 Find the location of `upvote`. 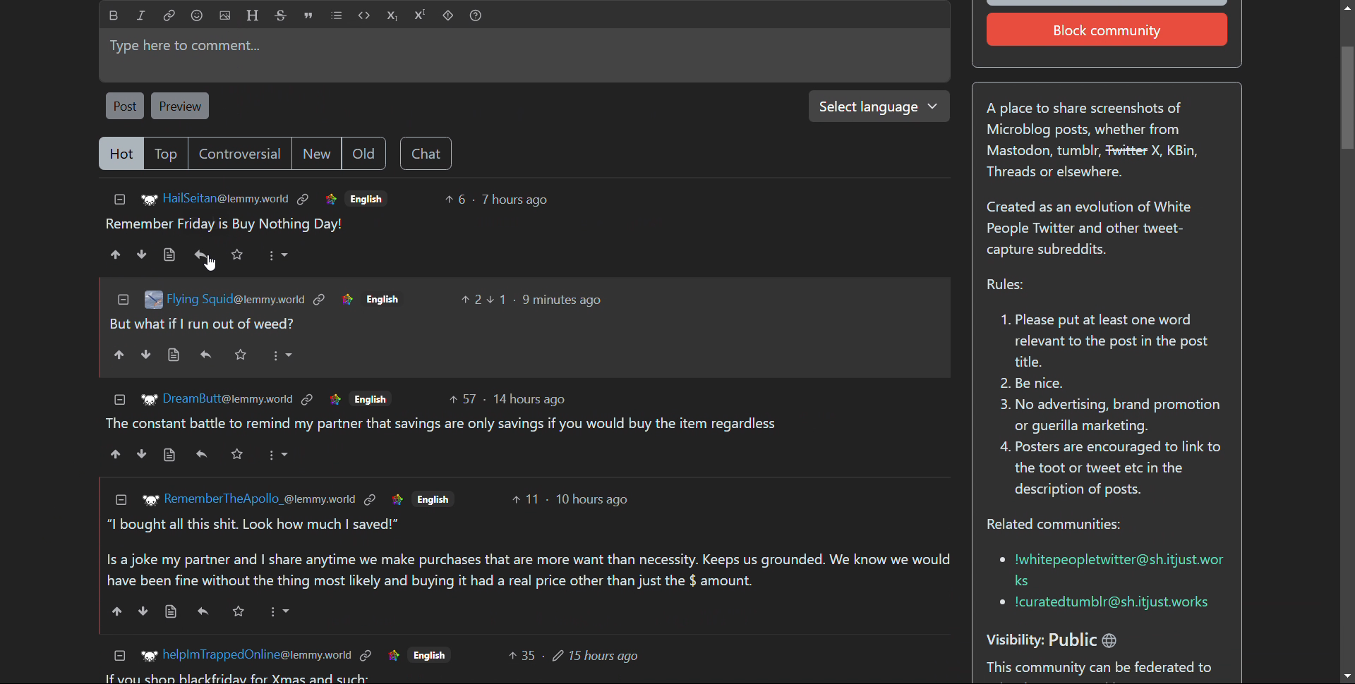

upvote is located at coordinates (116, 255).